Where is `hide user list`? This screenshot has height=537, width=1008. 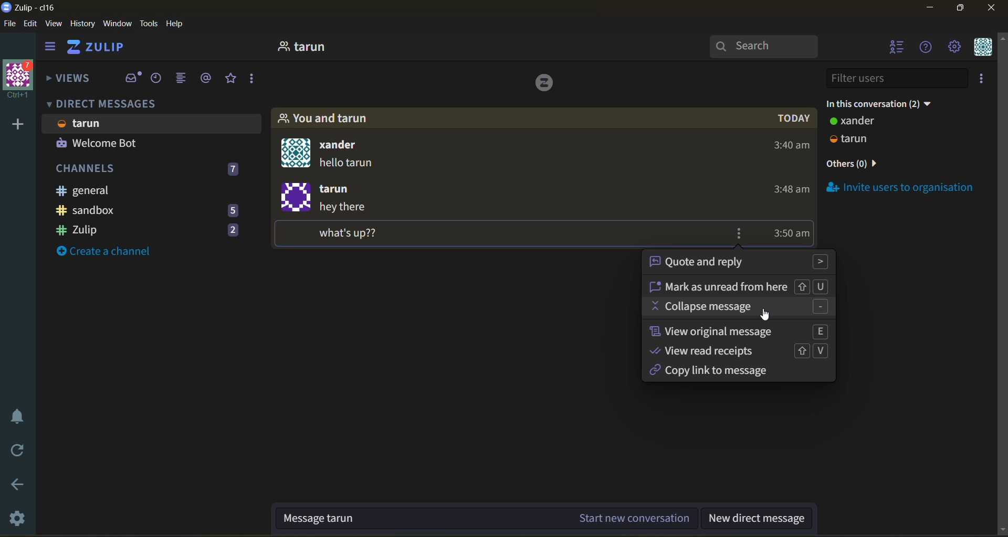 hide user list is located at coordinates (895, 48).